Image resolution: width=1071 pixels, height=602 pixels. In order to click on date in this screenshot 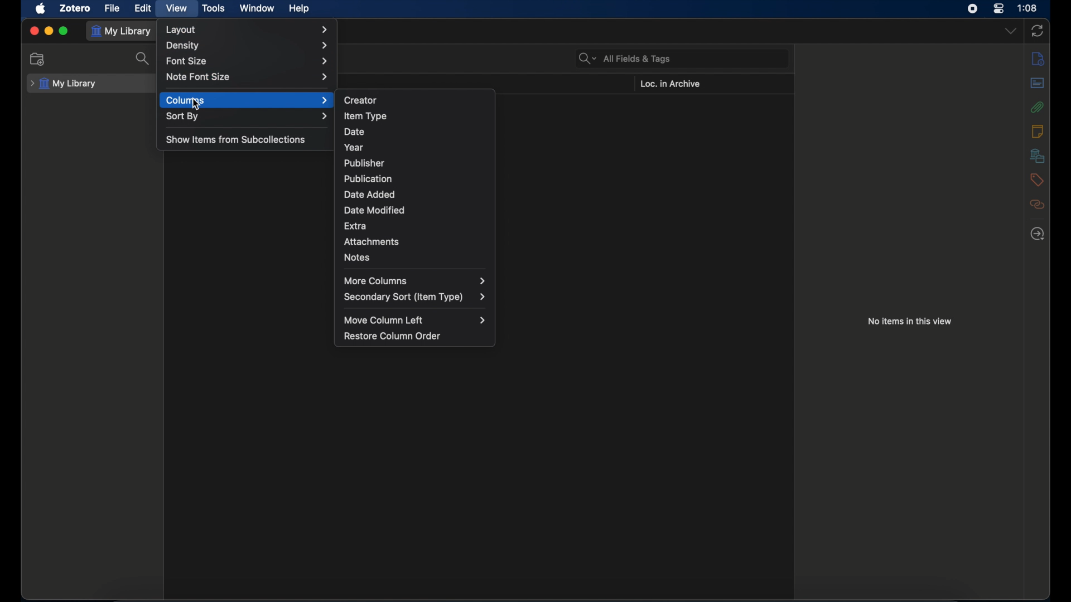, I will do `click(354, 132)`.